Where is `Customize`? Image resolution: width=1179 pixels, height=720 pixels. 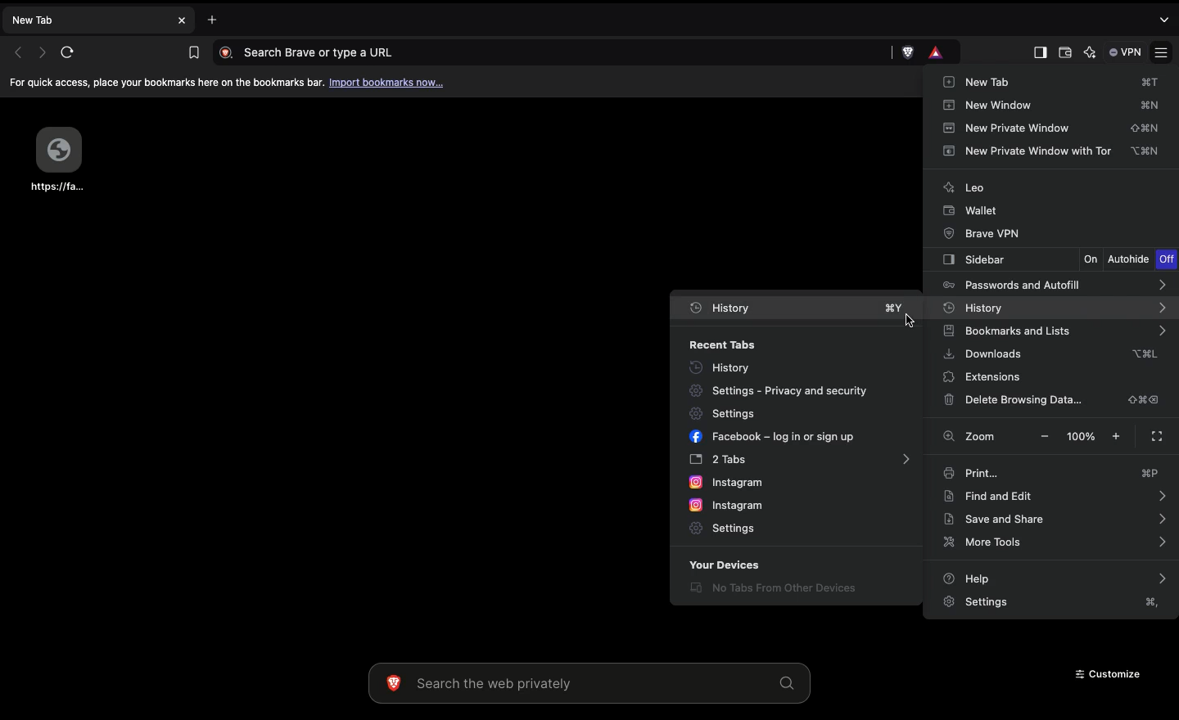
Customize is located at coordinates (1105, 677).